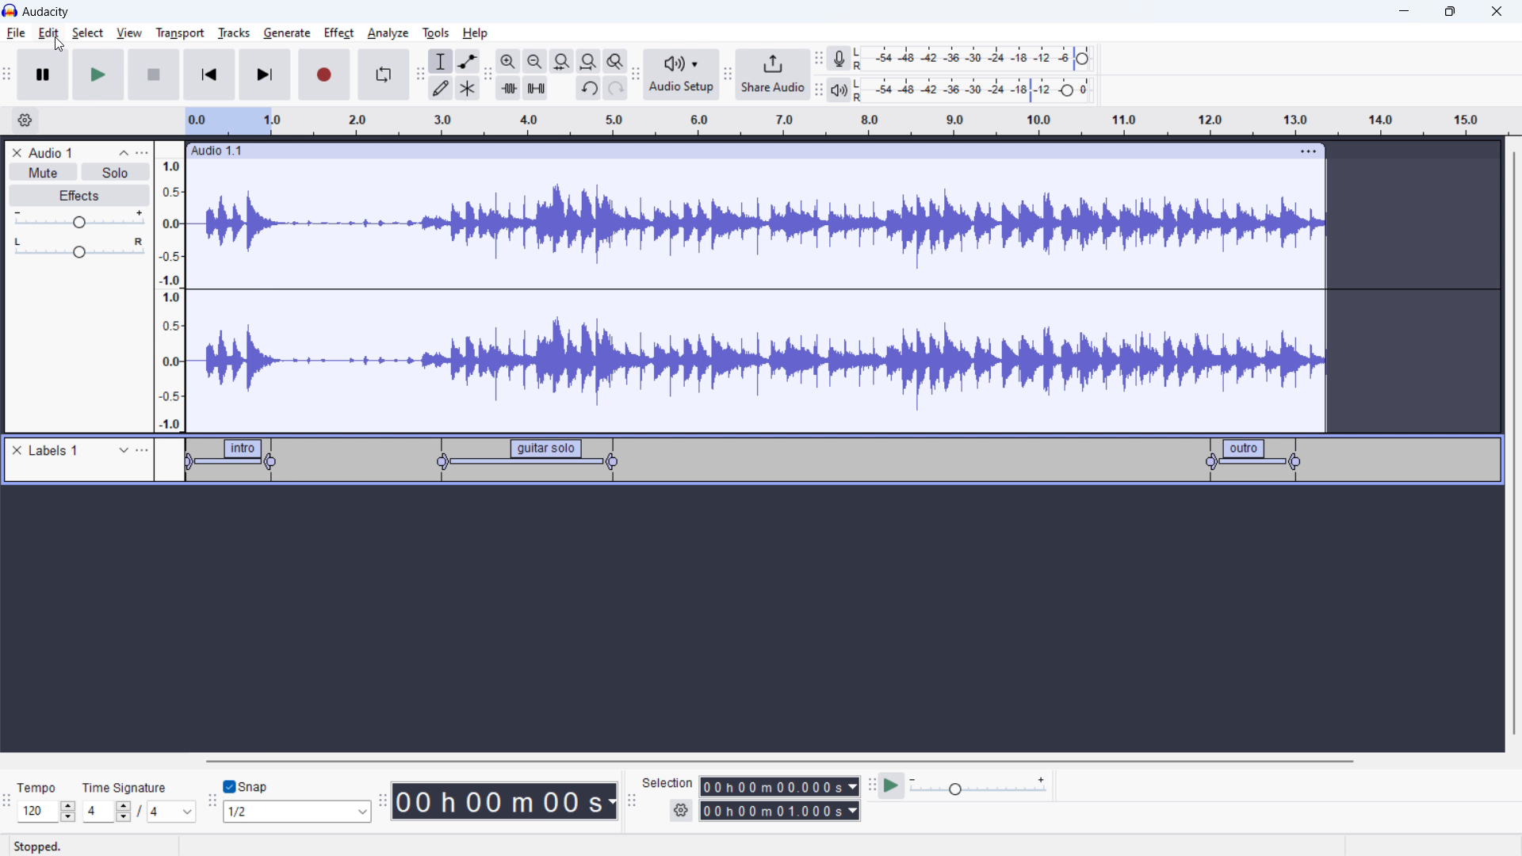 The width and height of the screenshot is (1522, 856). Describe the element at coordinates (682, 75) in the screenshot. I see `audio setup` at that location.